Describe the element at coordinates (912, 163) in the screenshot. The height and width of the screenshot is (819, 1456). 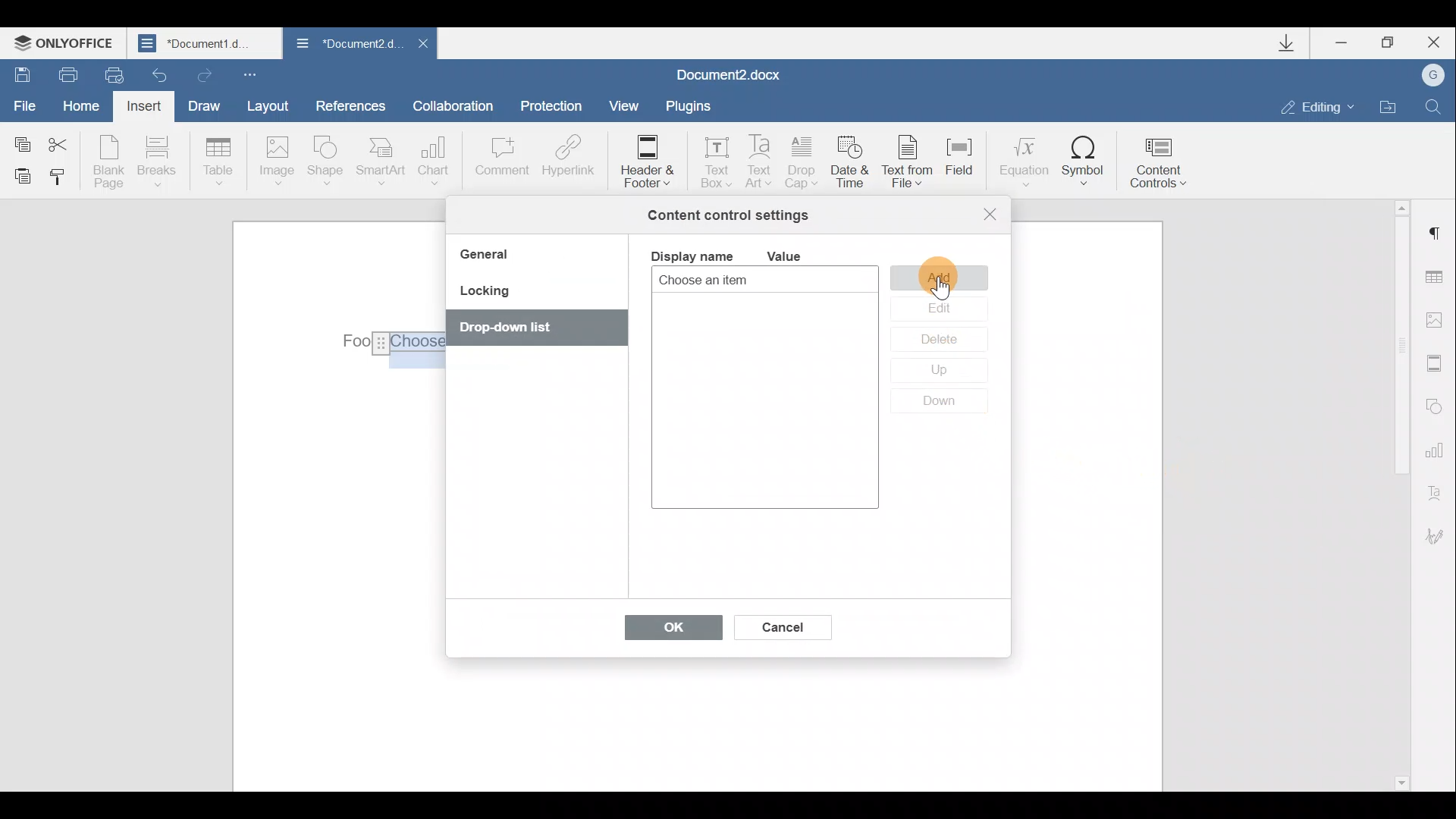
I see `Text from file` at that location.